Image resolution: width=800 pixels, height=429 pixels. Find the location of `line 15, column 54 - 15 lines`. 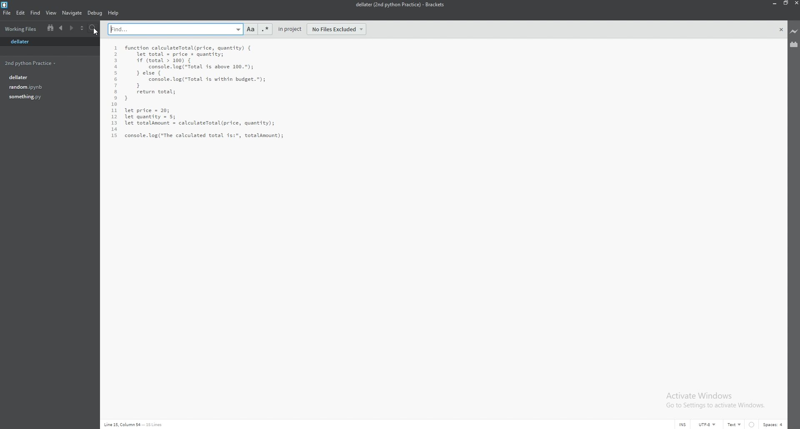

line 15, column 54 - 15 lines is located at coordinates (134, 424).